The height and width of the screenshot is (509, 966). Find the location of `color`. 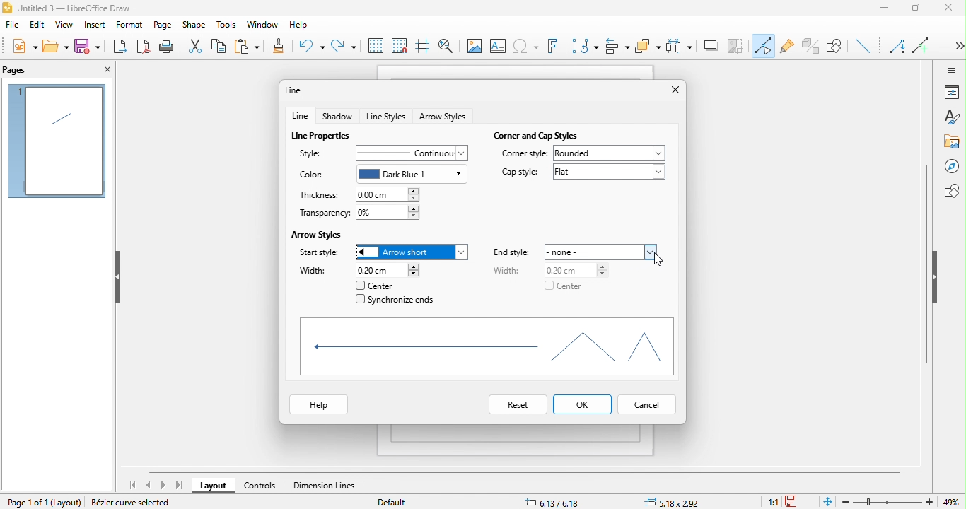

color is located at coordinates (311, 175).